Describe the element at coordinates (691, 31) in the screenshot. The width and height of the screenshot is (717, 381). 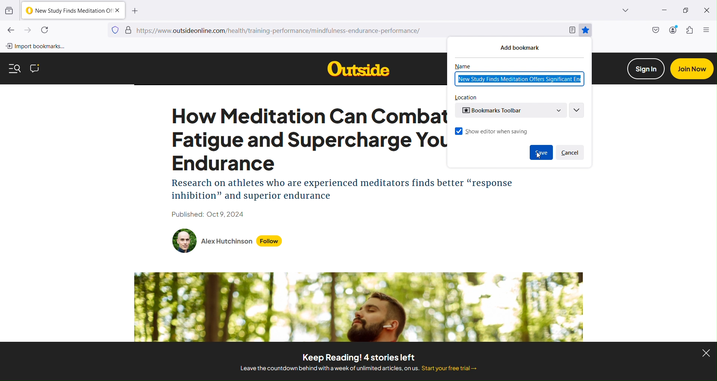
I see `Extensions` at that location.